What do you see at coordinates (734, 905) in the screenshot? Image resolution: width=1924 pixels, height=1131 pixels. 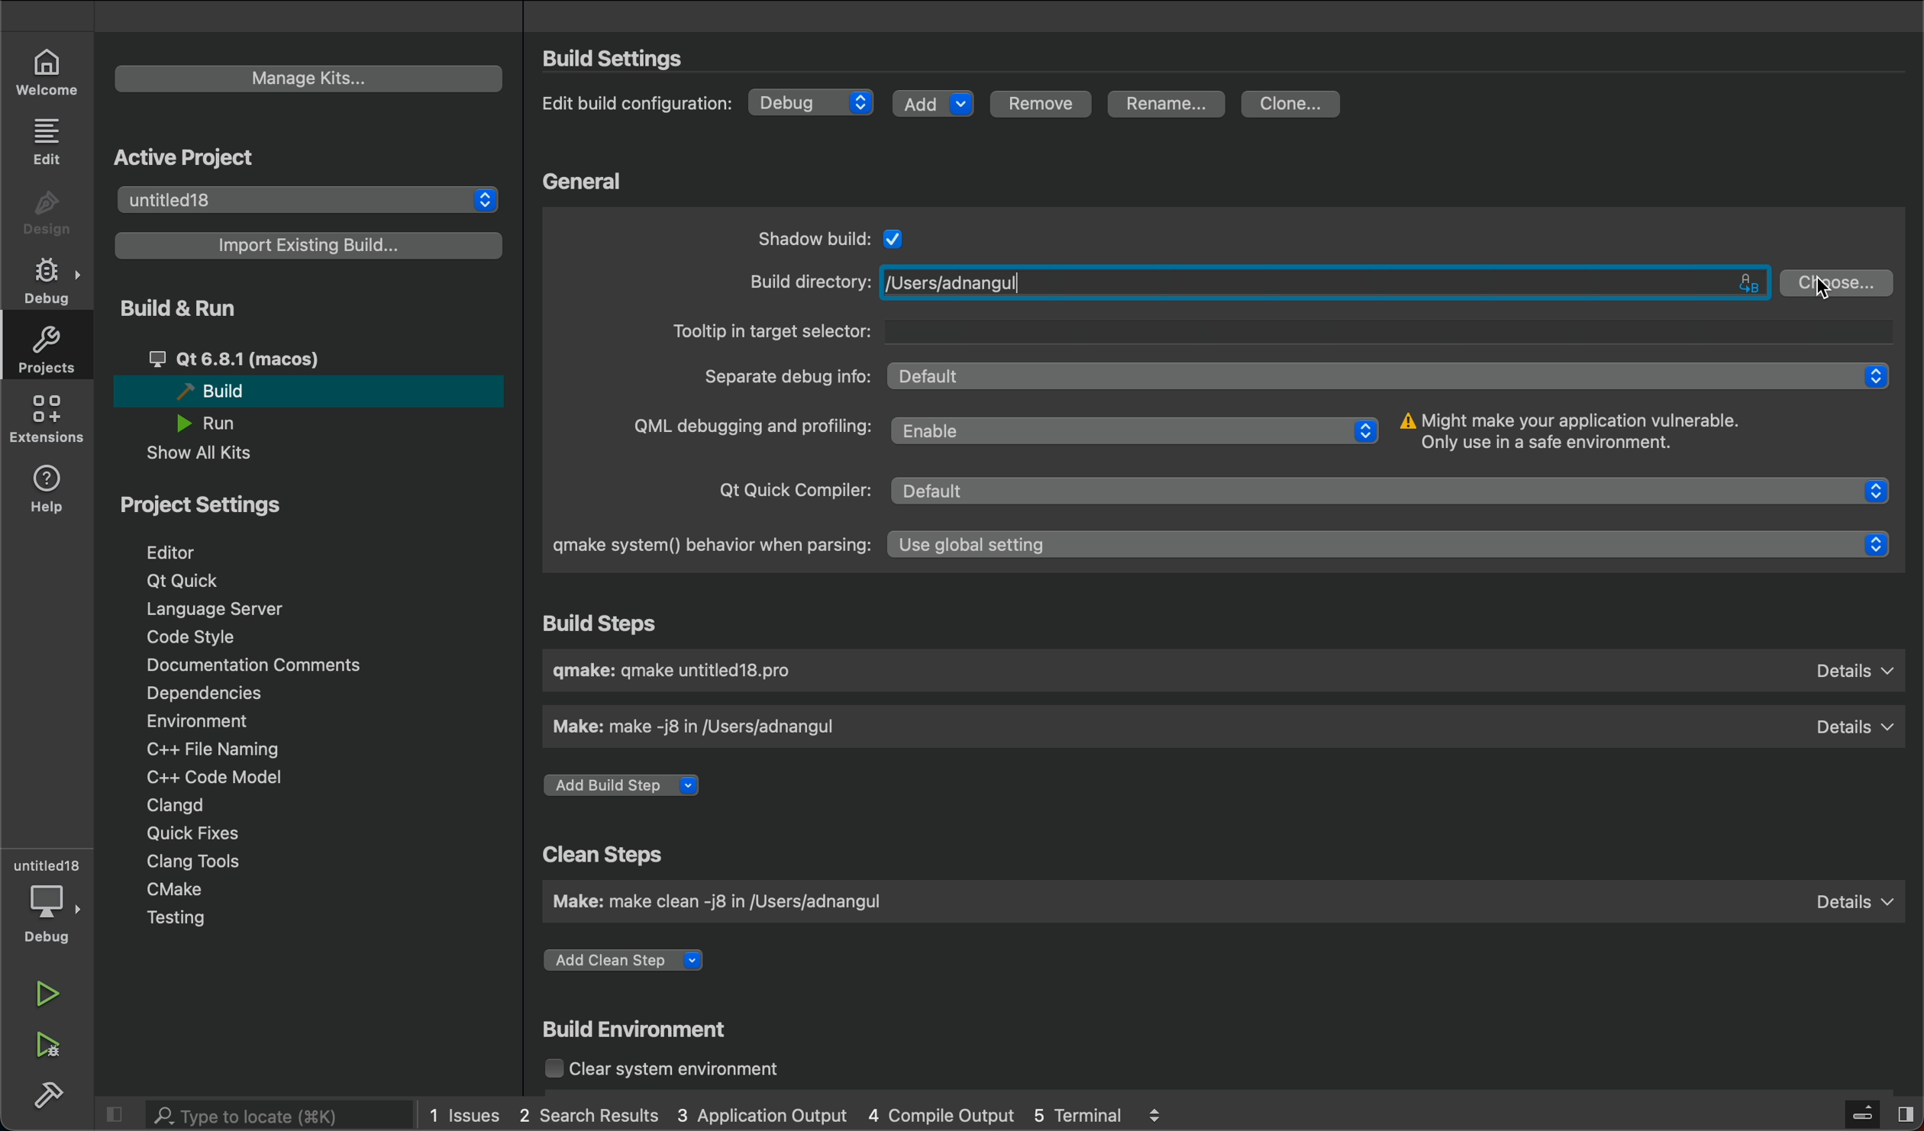 I see `Make: make clean -j8 in /Users/adnangul` at bounding box center [734, 905].